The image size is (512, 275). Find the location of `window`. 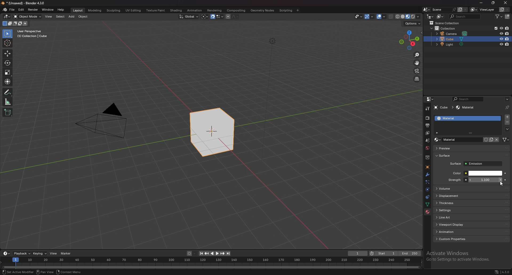

window is located at coordinates (48, 10).